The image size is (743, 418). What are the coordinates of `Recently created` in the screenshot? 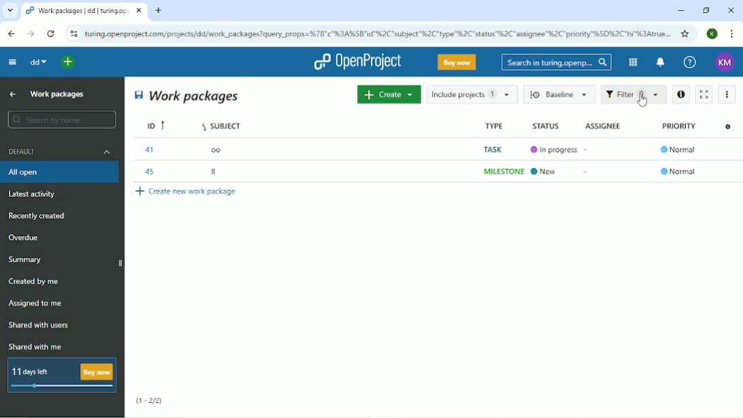 It's located at (39, 216).